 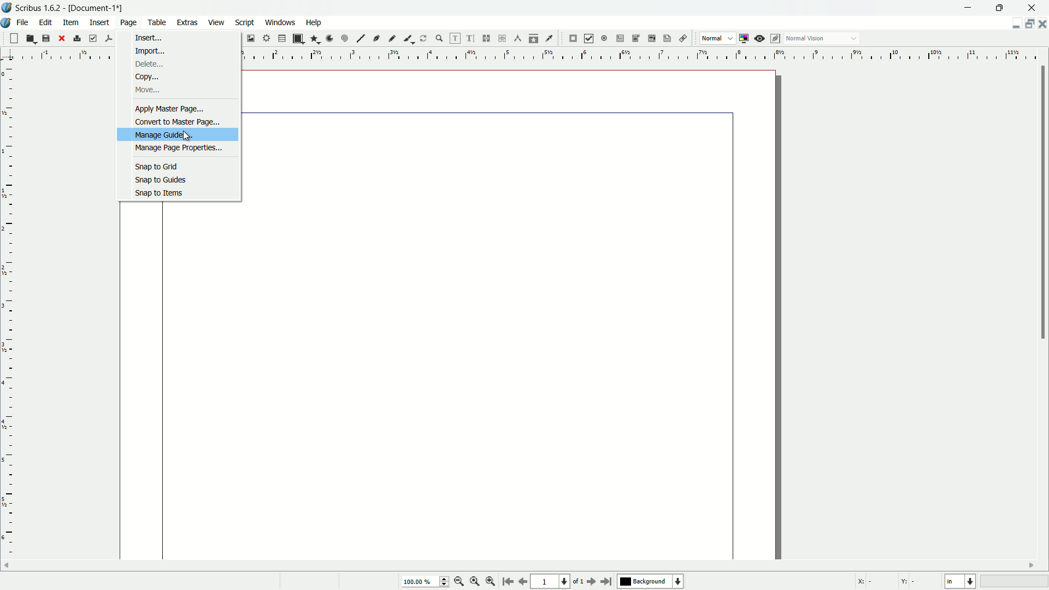 I want to click on manage guide, so click(x=165, y=134).